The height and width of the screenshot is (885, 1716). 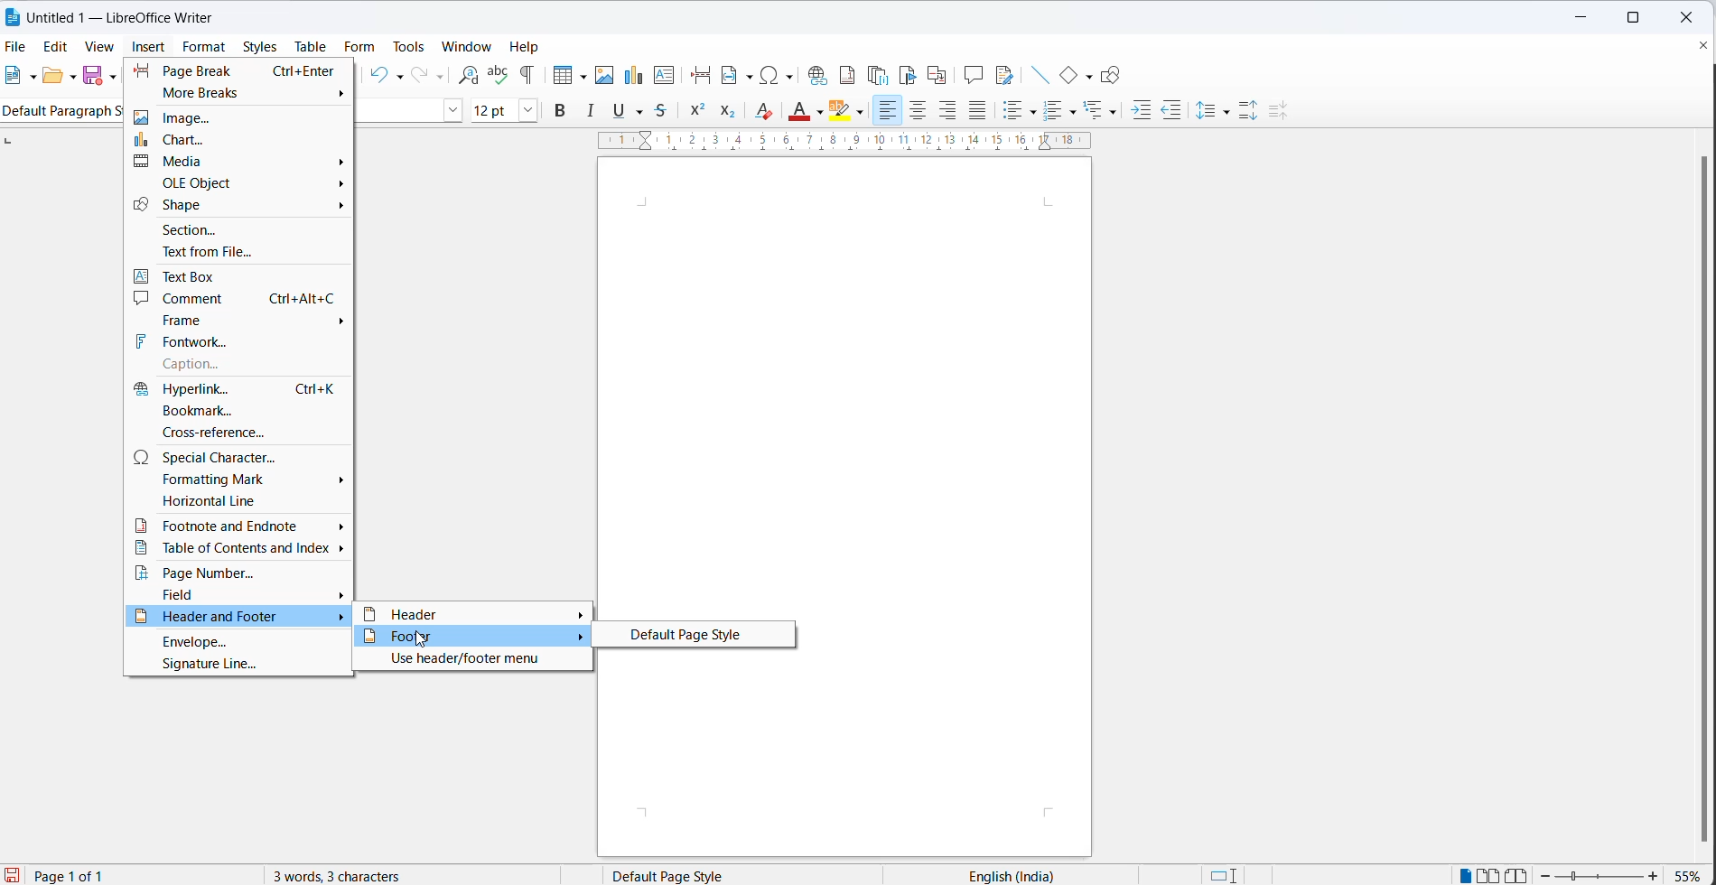 I want to click on scaling, so click(x=849, y=143).